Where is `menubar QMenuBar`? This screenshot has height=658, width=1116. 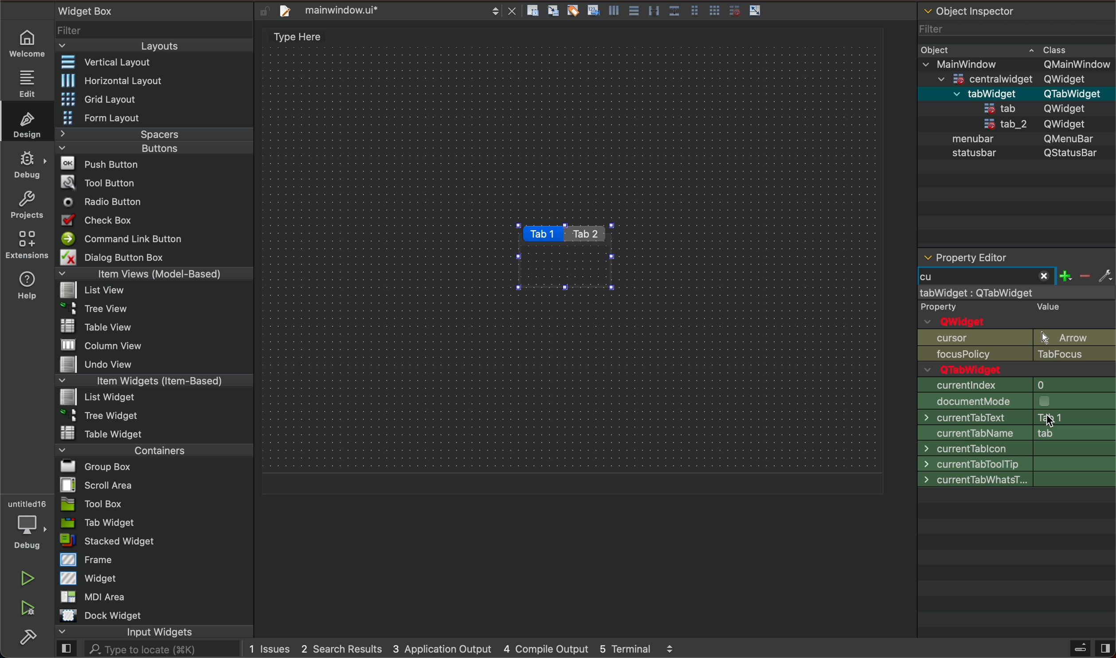
menubar QMenuBar is located at coordinates (1014, 93).